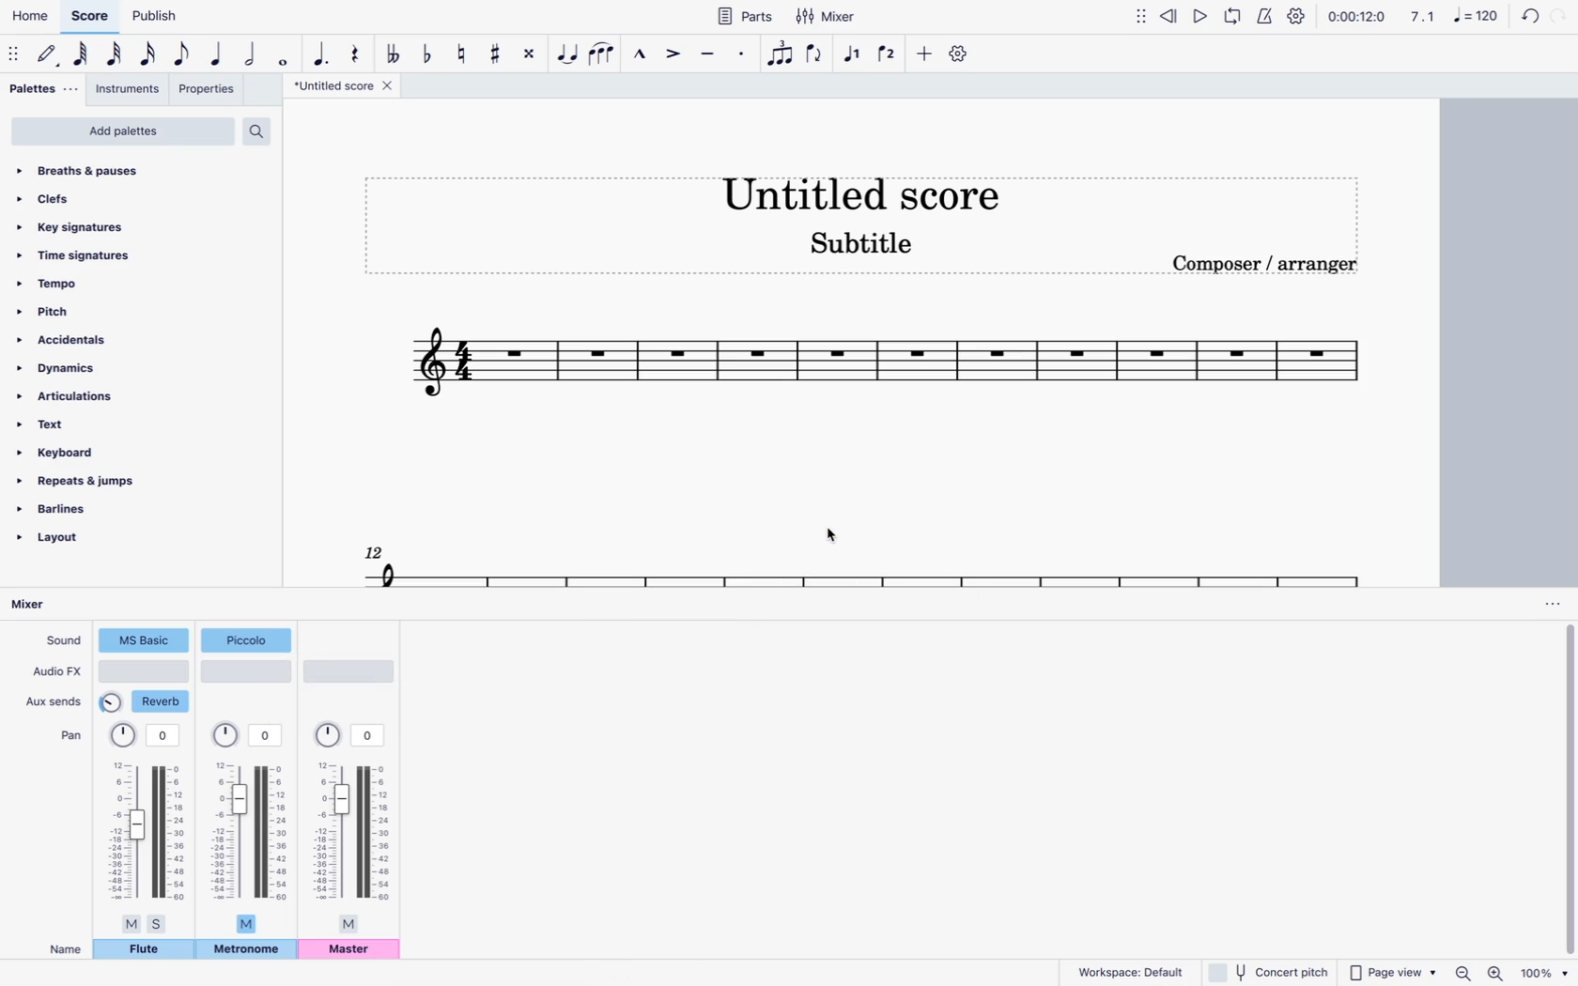  What do you see at coordinates (924, 54) in the screenshot?
I see `more` at bounding box center [924, 54].